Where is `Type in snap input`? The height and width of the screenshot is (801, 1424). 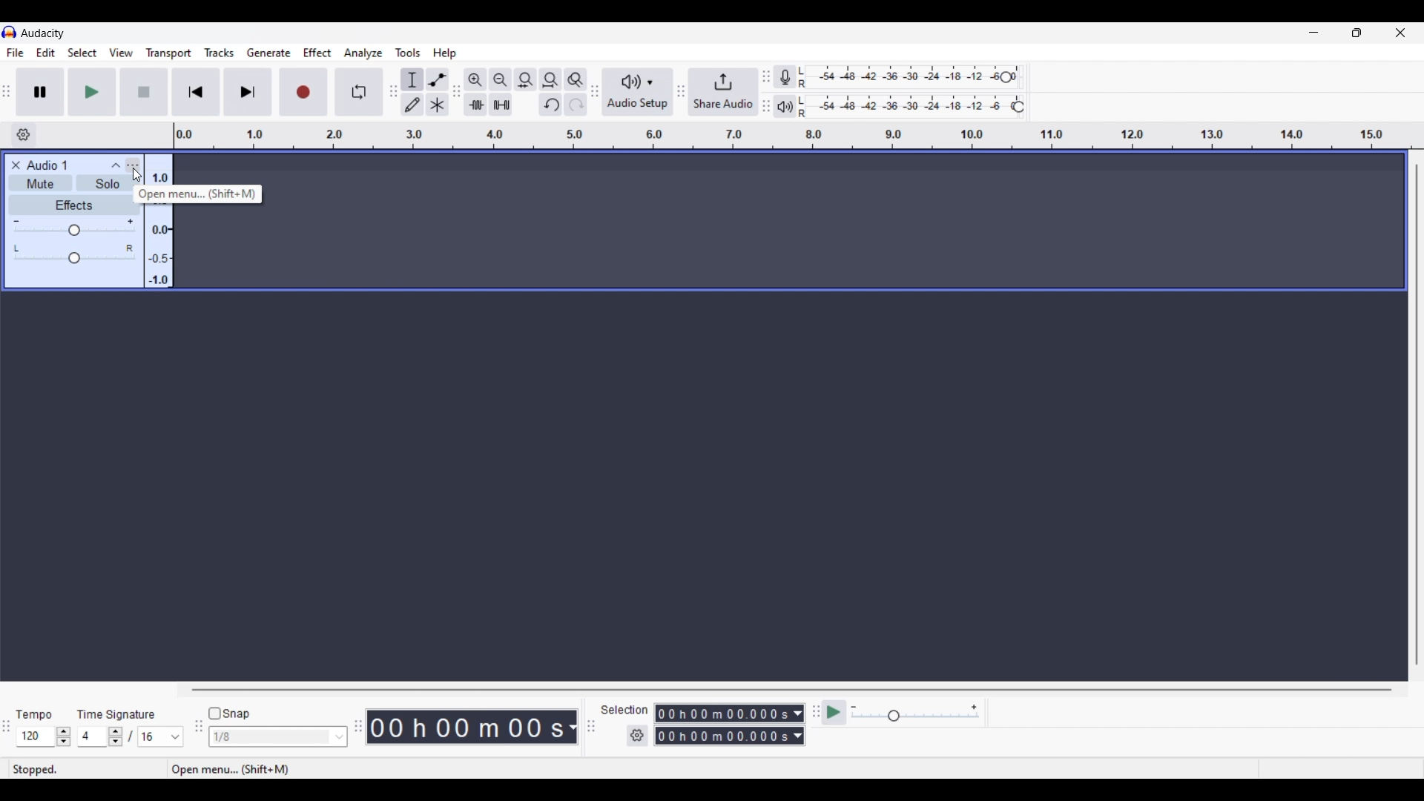 Type in snap input is located at coordinates (271, 737).